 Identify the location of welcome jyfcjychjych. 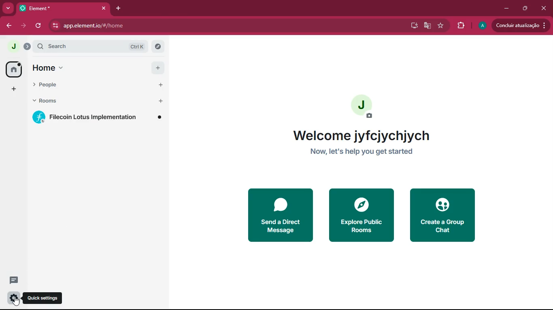
(364, 135).